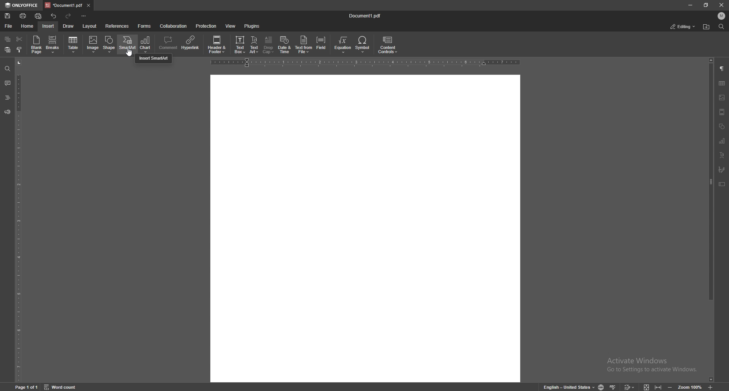 The width and height of the screenshot is (729, 391). Describe the element at coordinates (20, 39) in the screenshot. I see `cut` at that location.